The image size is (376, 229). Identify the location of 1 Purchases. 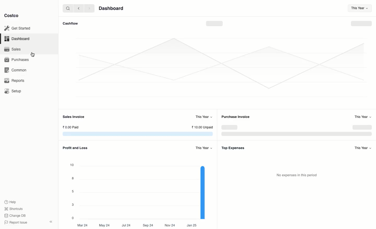
(16, 59).